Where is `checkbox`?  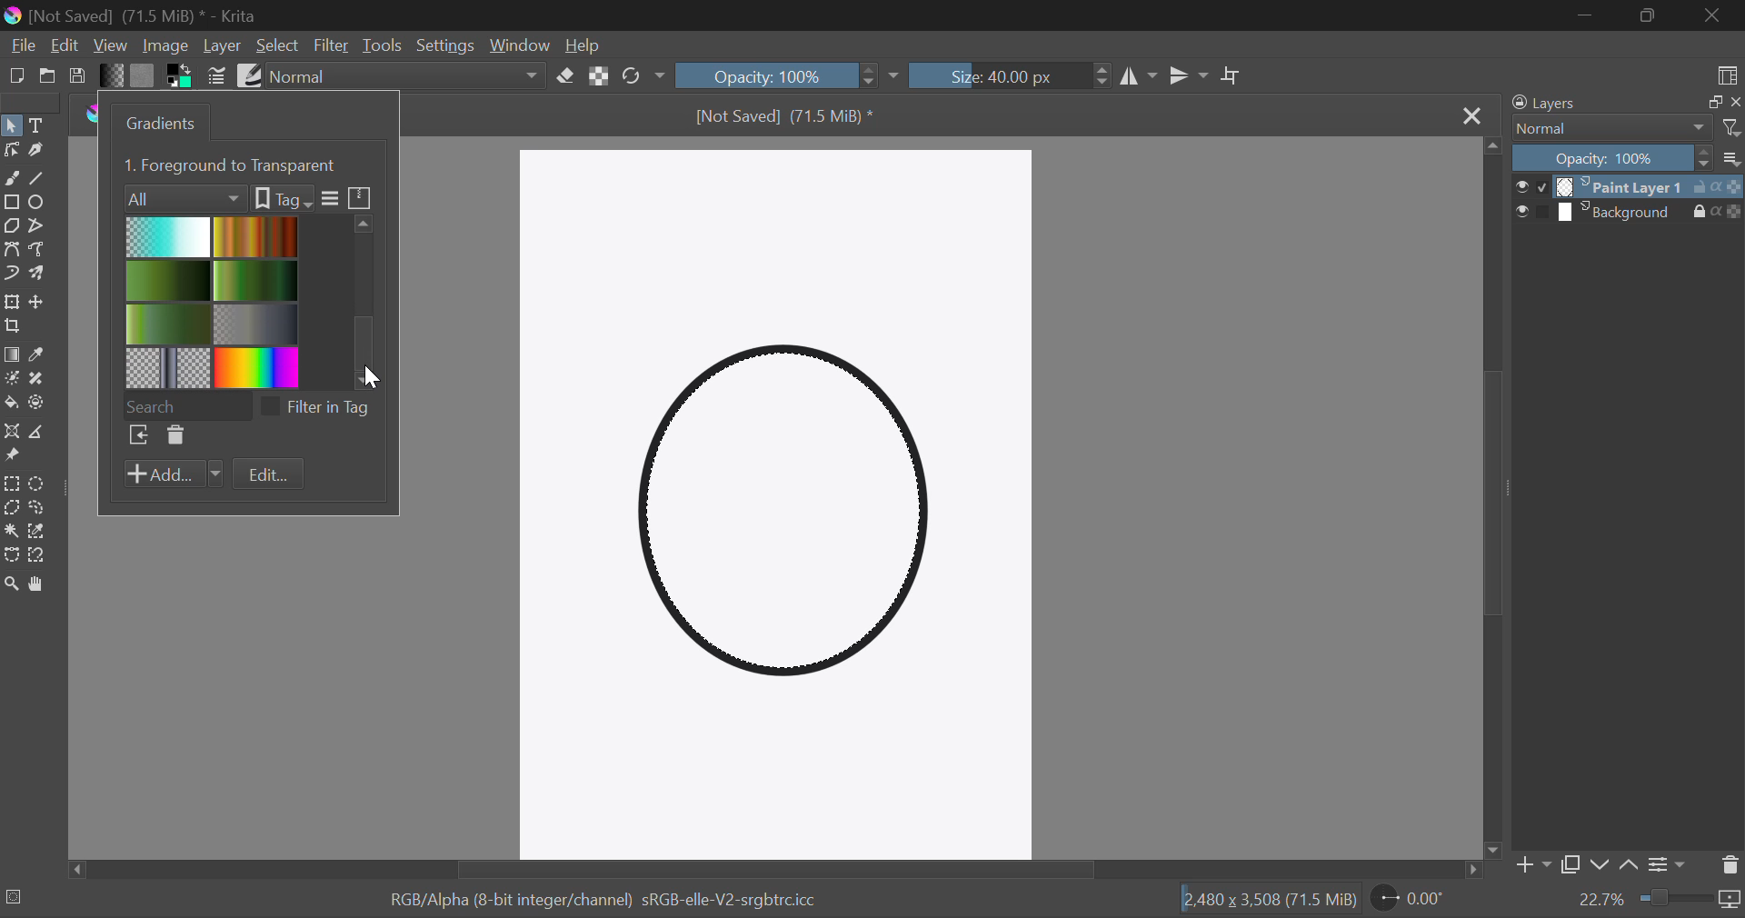
checkbox is located at coordinates (1534, 211).